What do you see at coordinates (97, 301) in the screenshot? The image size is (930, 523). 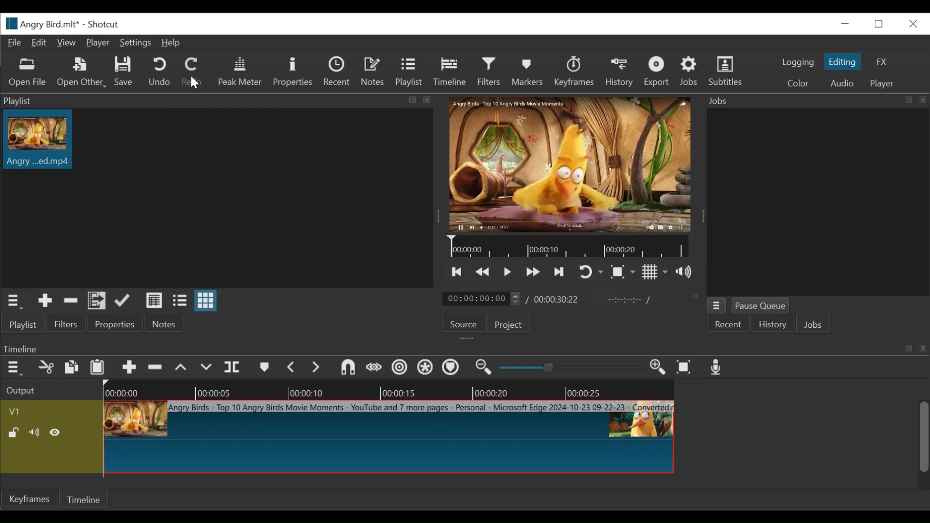 I see `Add files to the playlist` at bounding box center [97, 301].